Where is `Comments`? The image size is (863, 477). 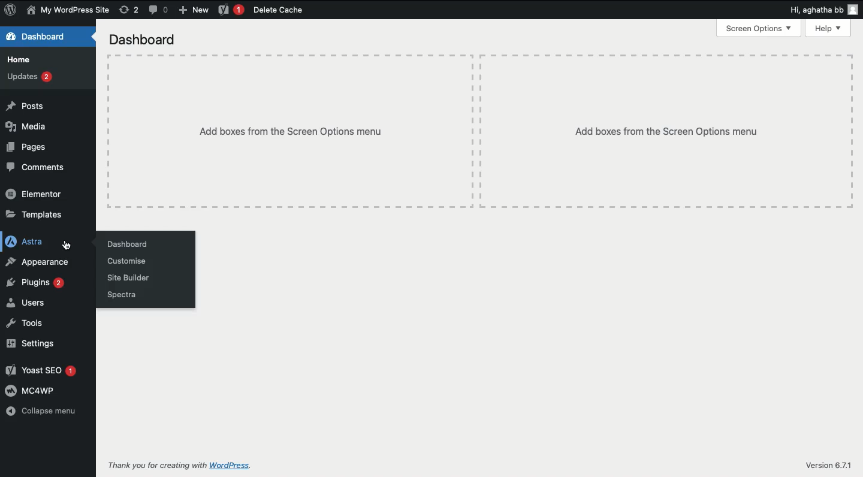 Comments is located at coordinates (38, 167).